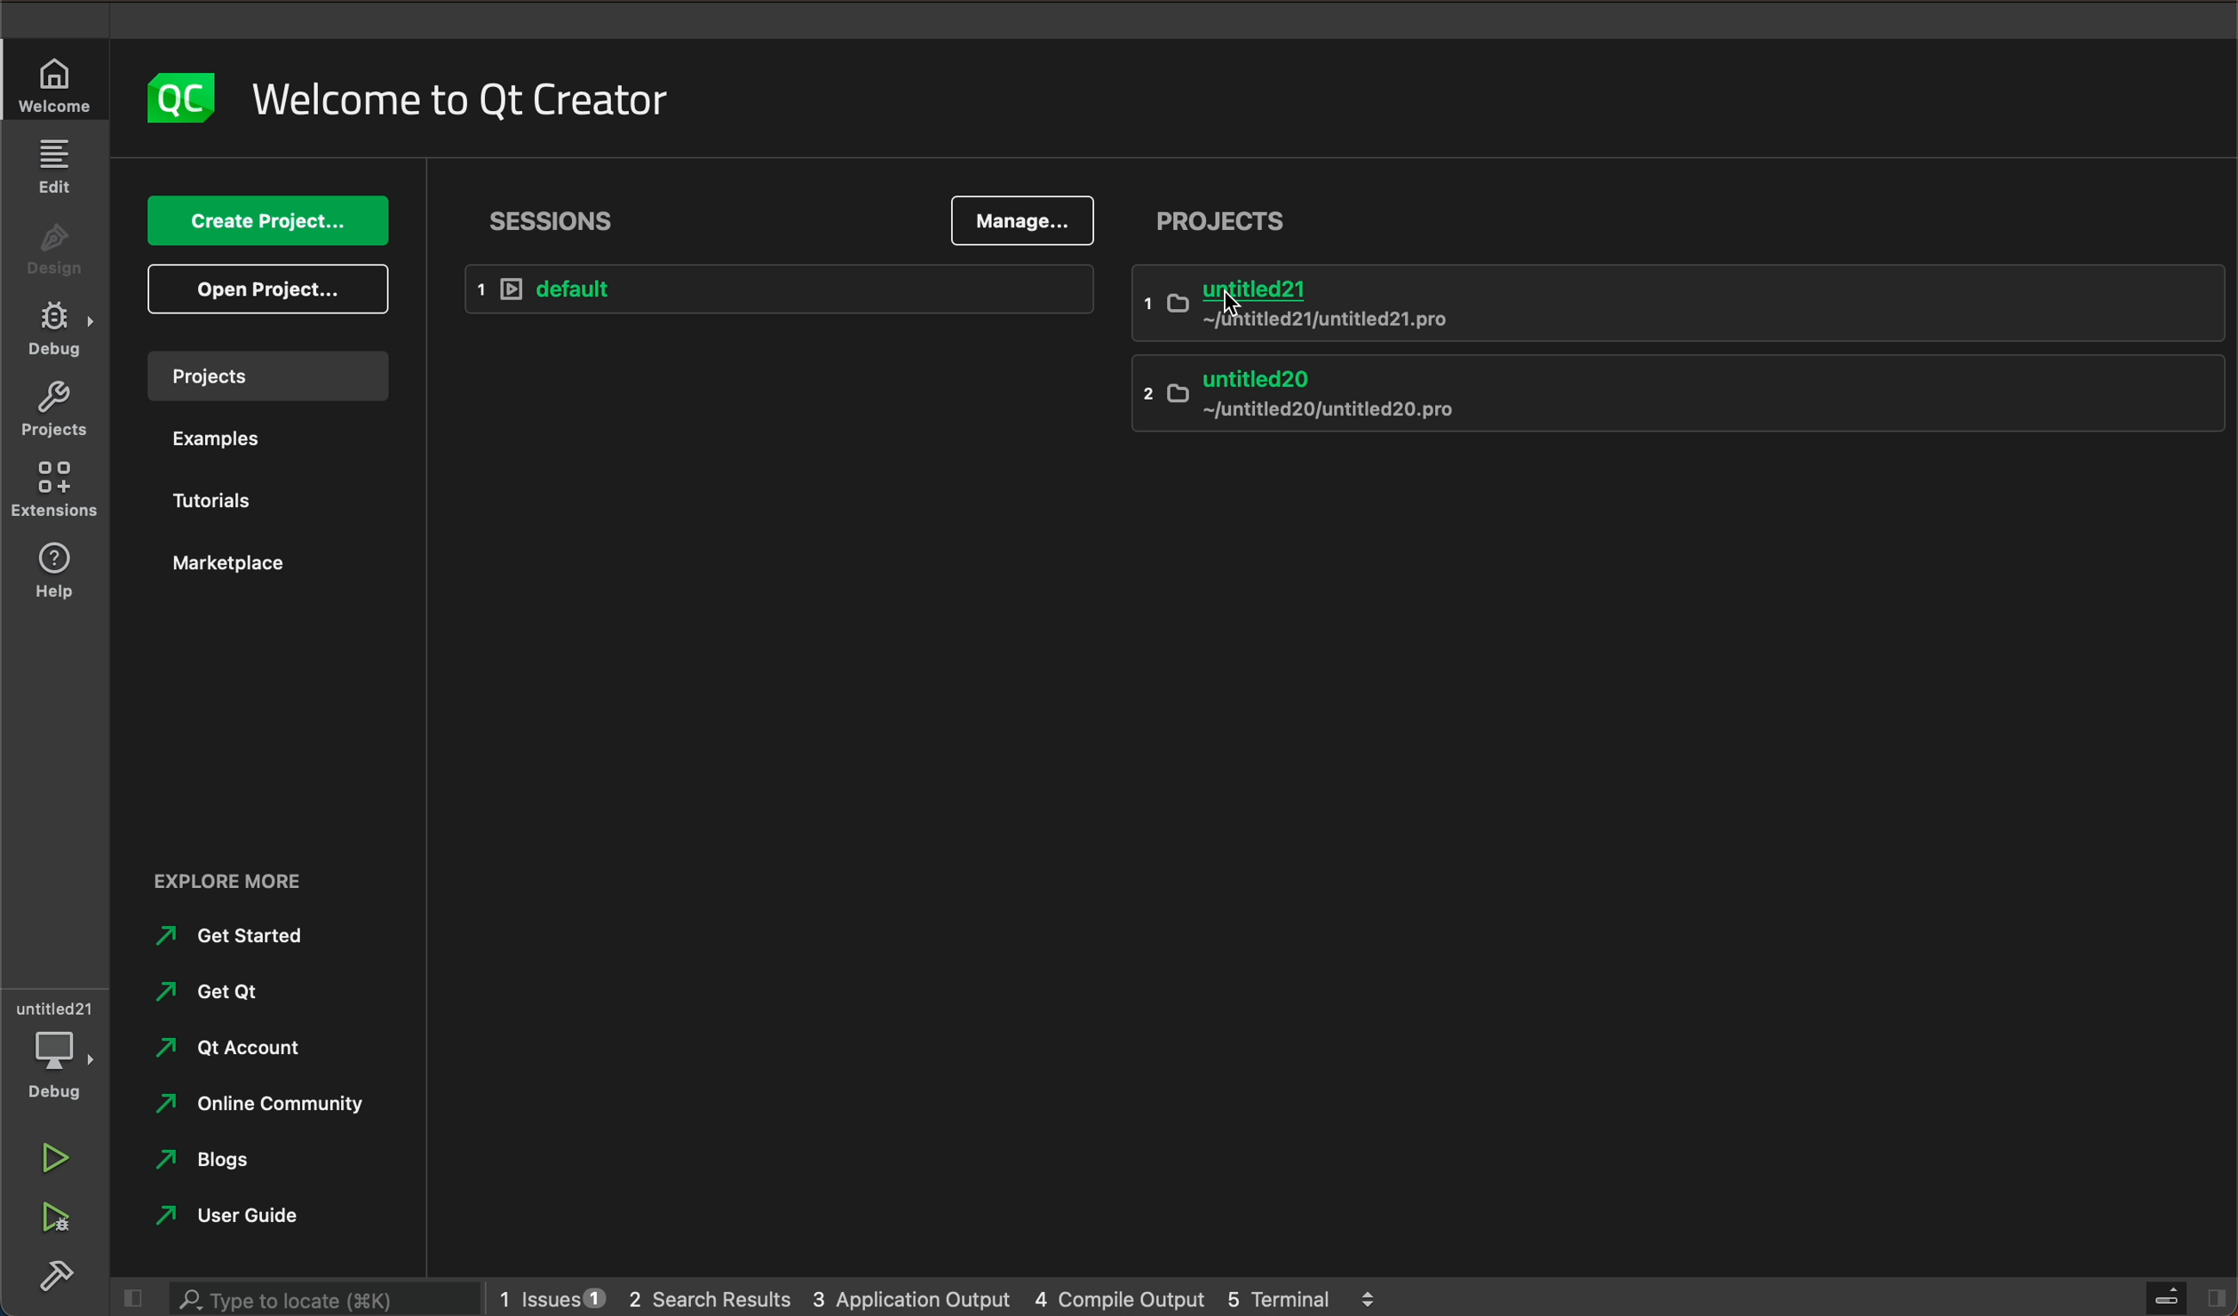 The image size is (2238, 1316). I want to click on user guide, so click(245, 1217).